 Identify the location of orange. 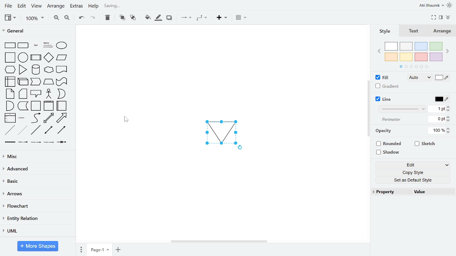
(391, 57).